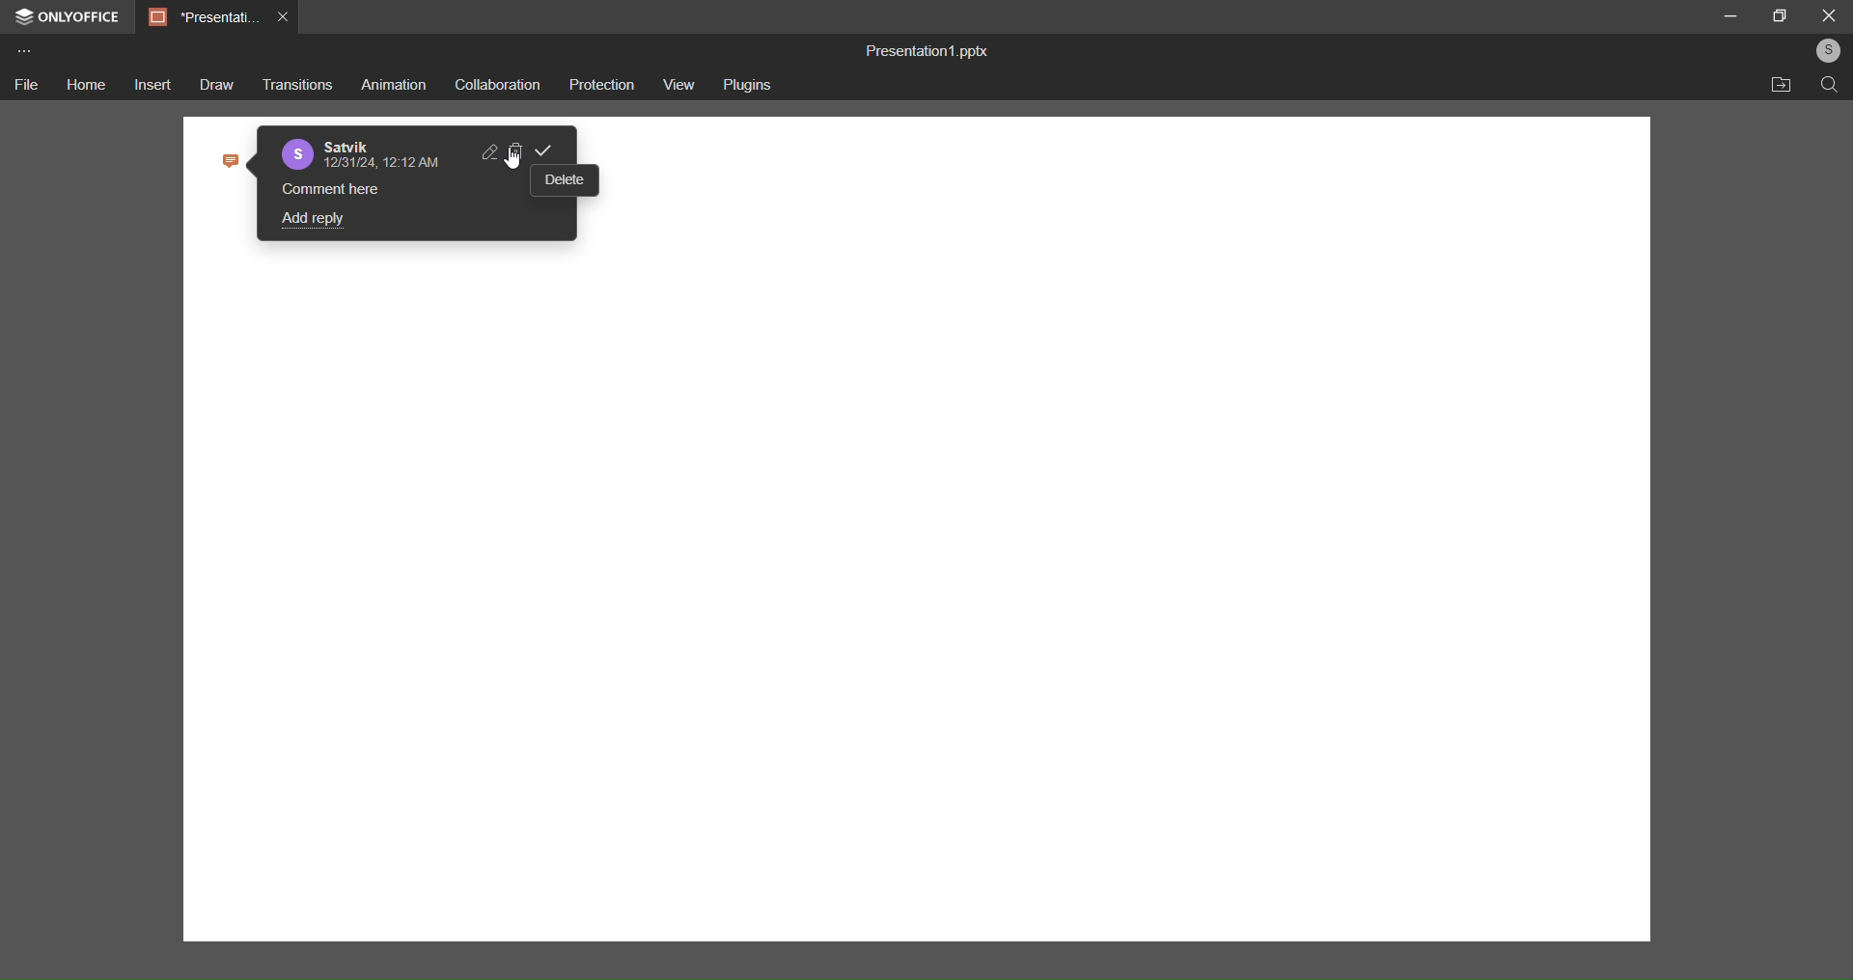  What do you see at coordinates (86, 86) in the screenshot?
I see `home` at bounding box center [86, 86].